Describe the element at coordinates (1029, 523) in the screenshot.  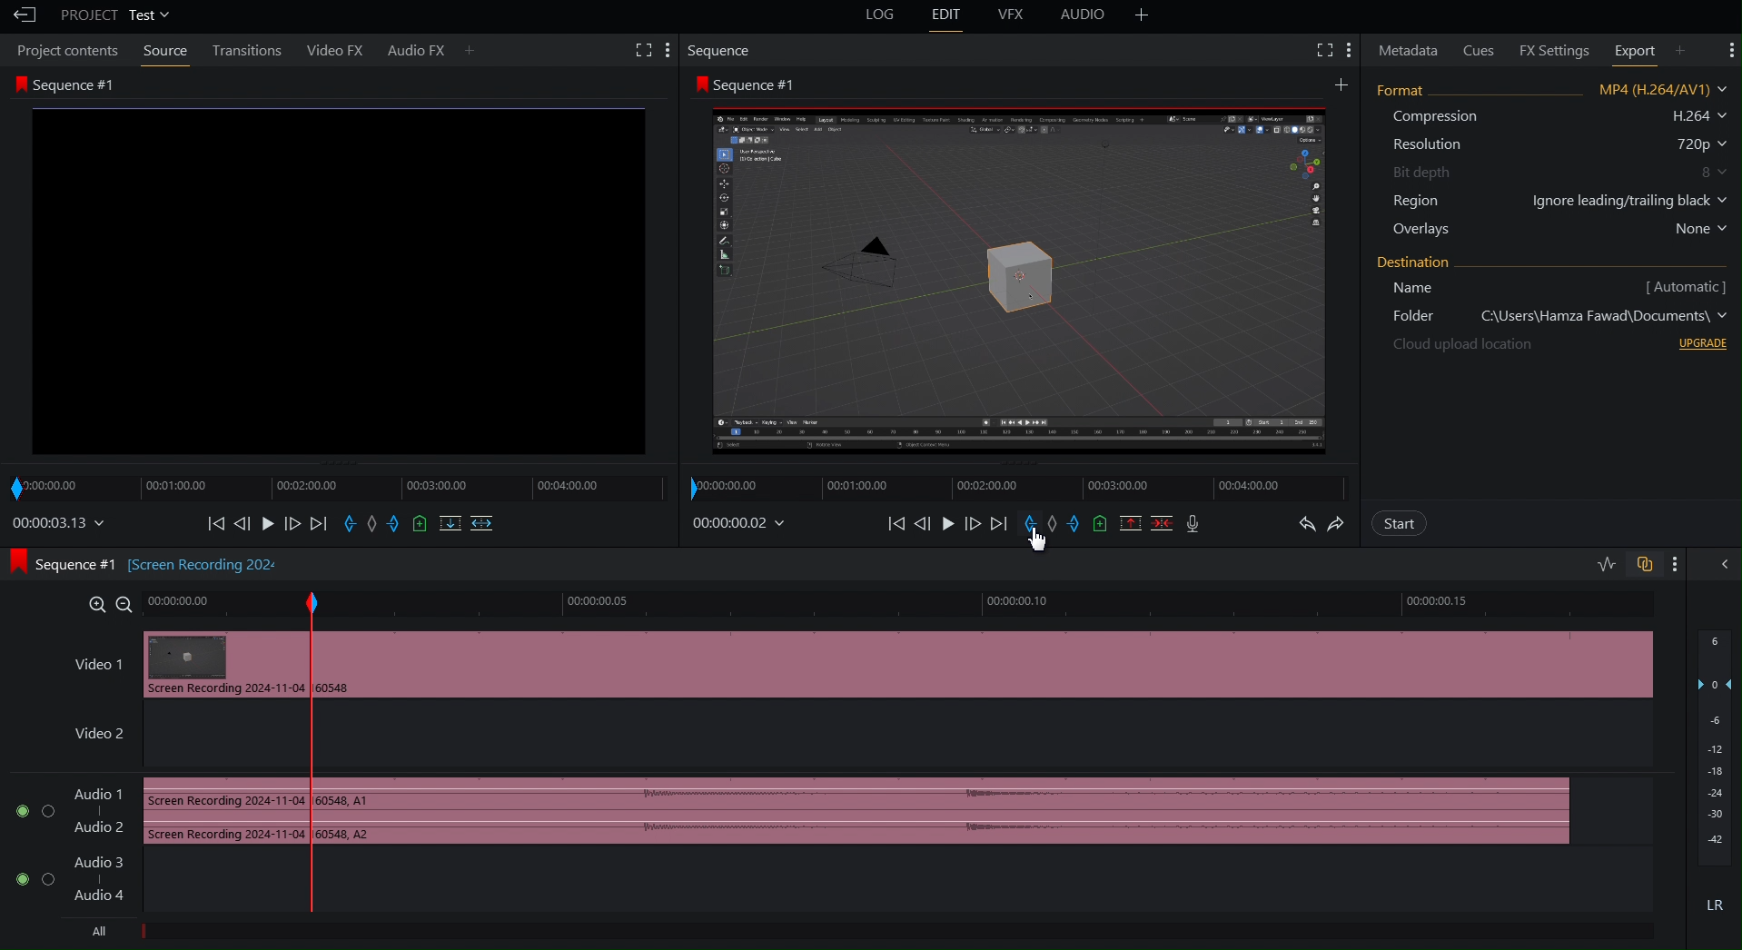
I see `Place Entry Marker` at that location.